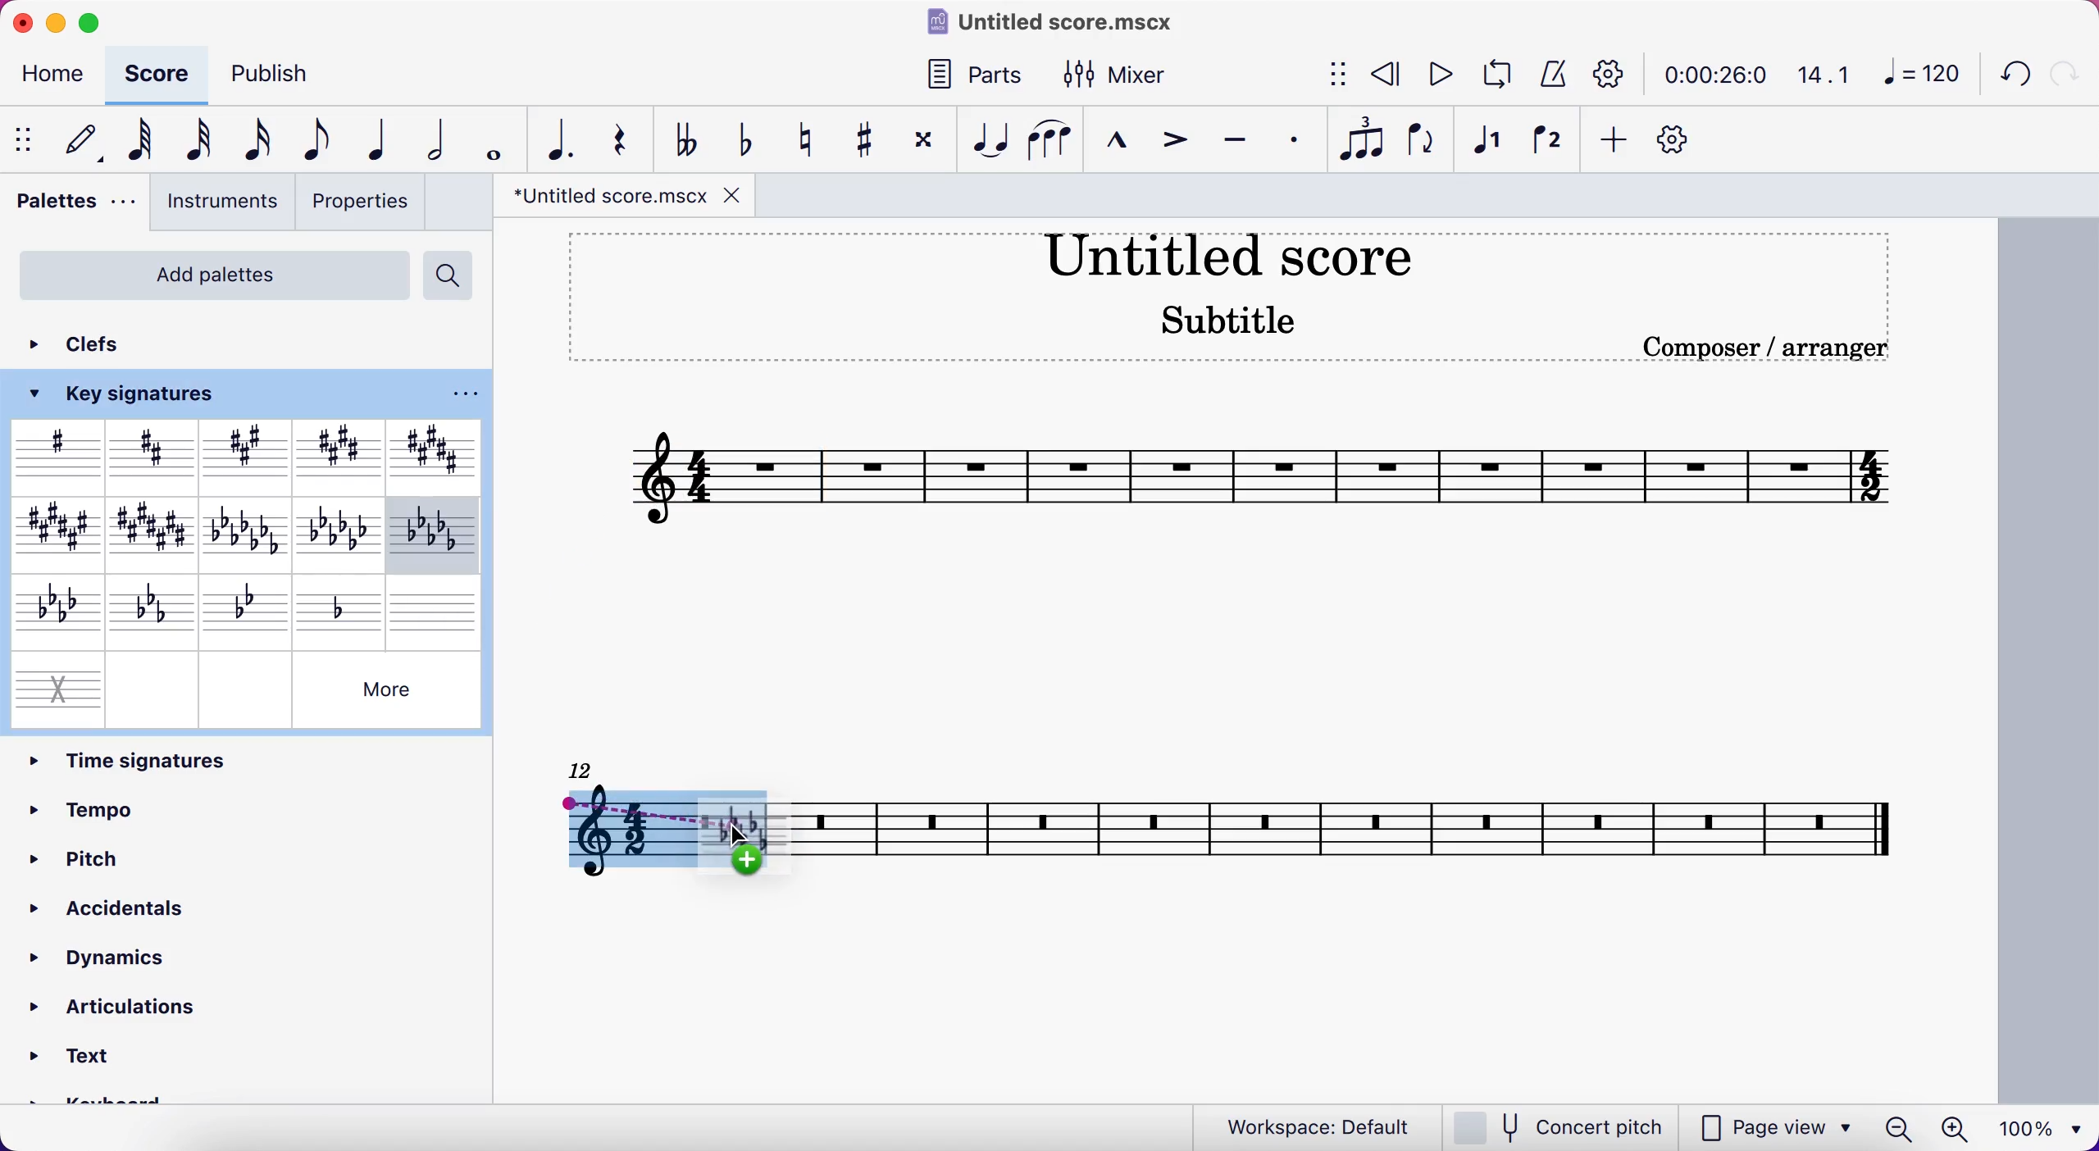  What do you see at coordinates (152, 609) in the screenshot?
I see `C minor` at bounding box center [152, 609].